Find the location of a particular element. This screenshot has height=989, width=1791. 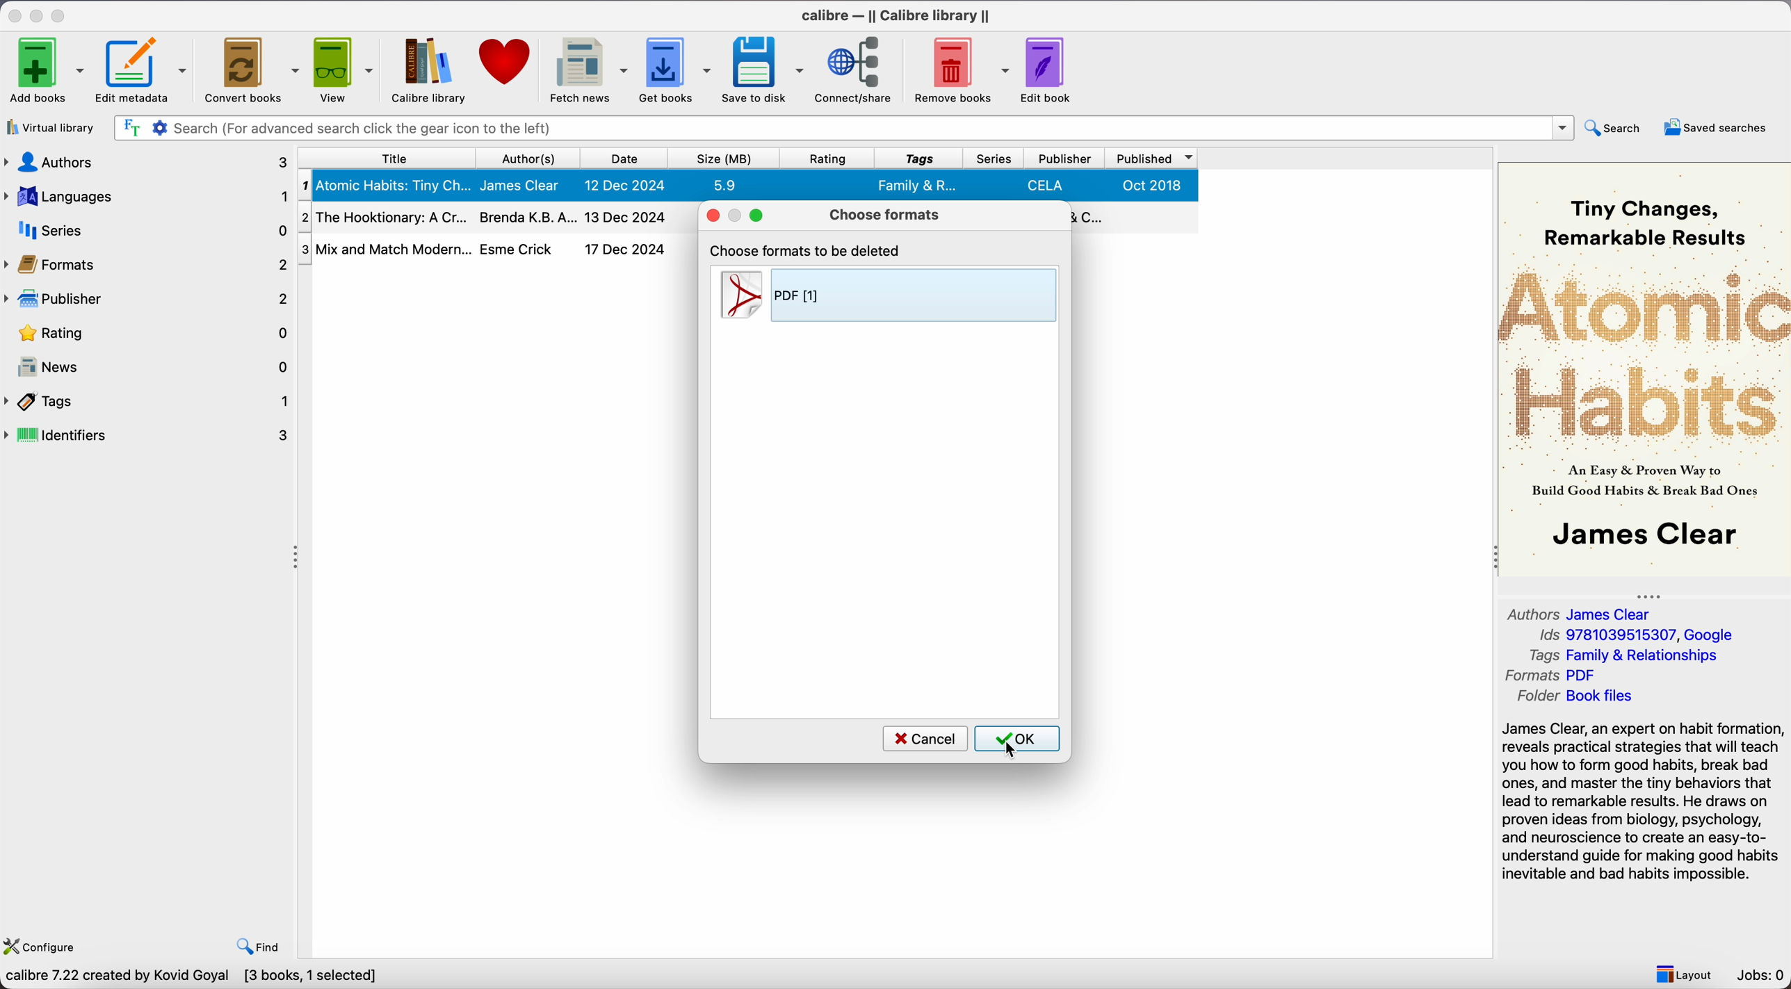

Mix and Match Modern... is located at coordinates (385, 245).